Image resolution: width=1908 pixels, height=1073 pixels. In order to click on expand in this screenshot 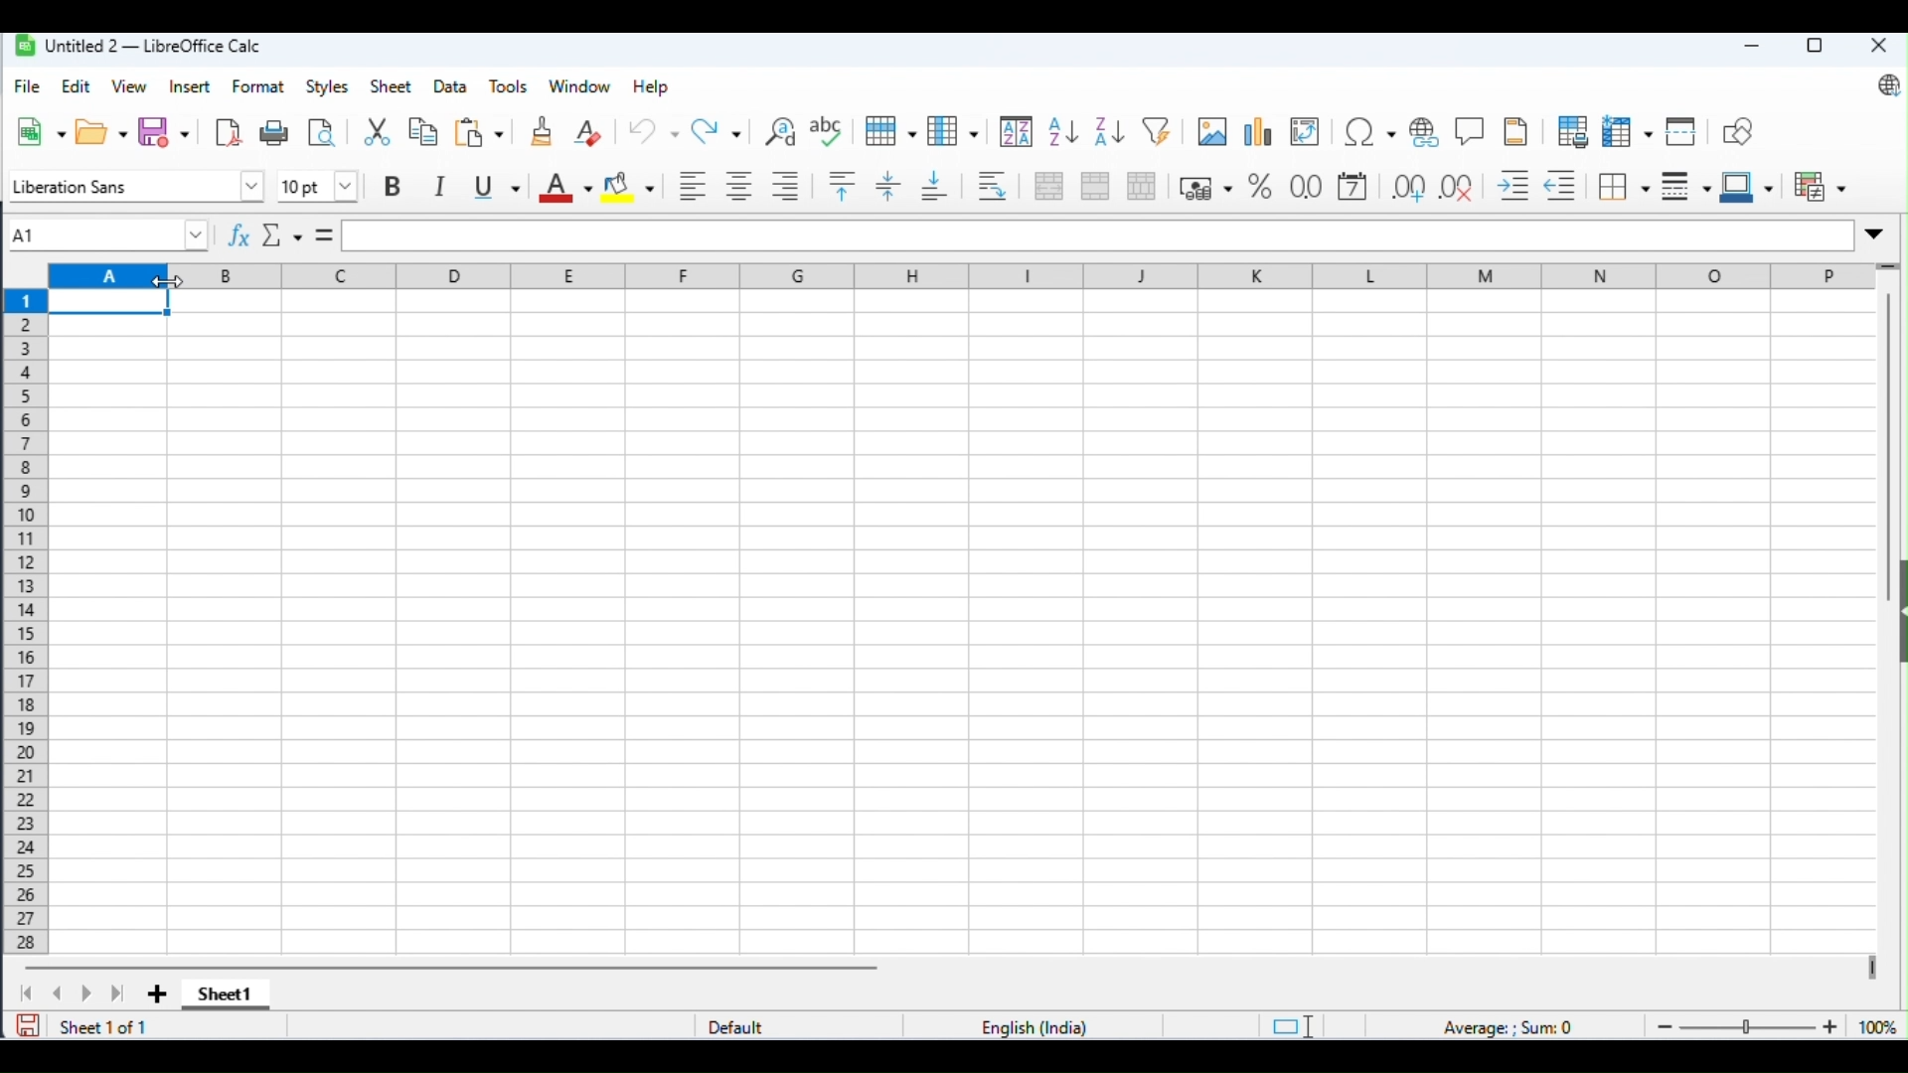, I will do `click(1872, 235)`.